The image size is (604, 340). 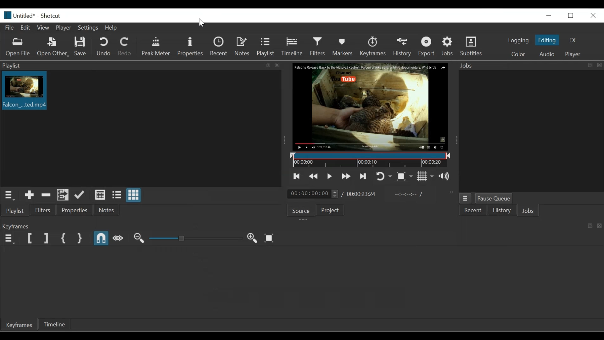 I want to click on File, so click(x=10, y=29).